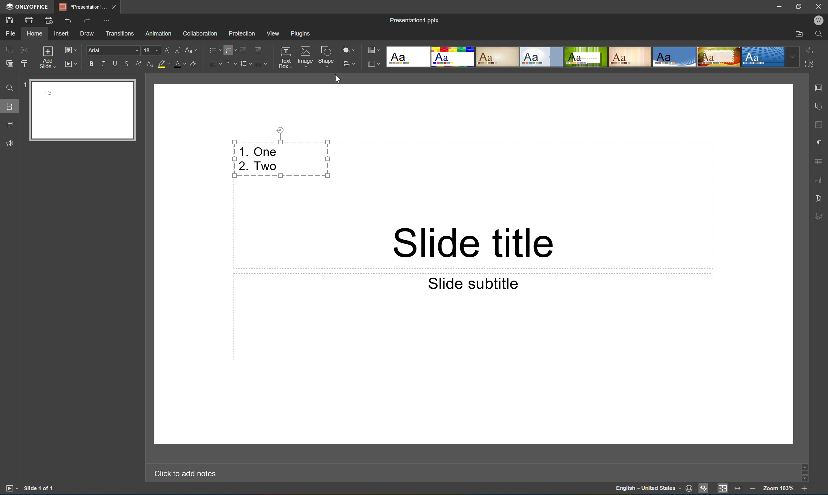 This screenshot has height=495, width=828. I want to click on Table settings, so click(819, 162).